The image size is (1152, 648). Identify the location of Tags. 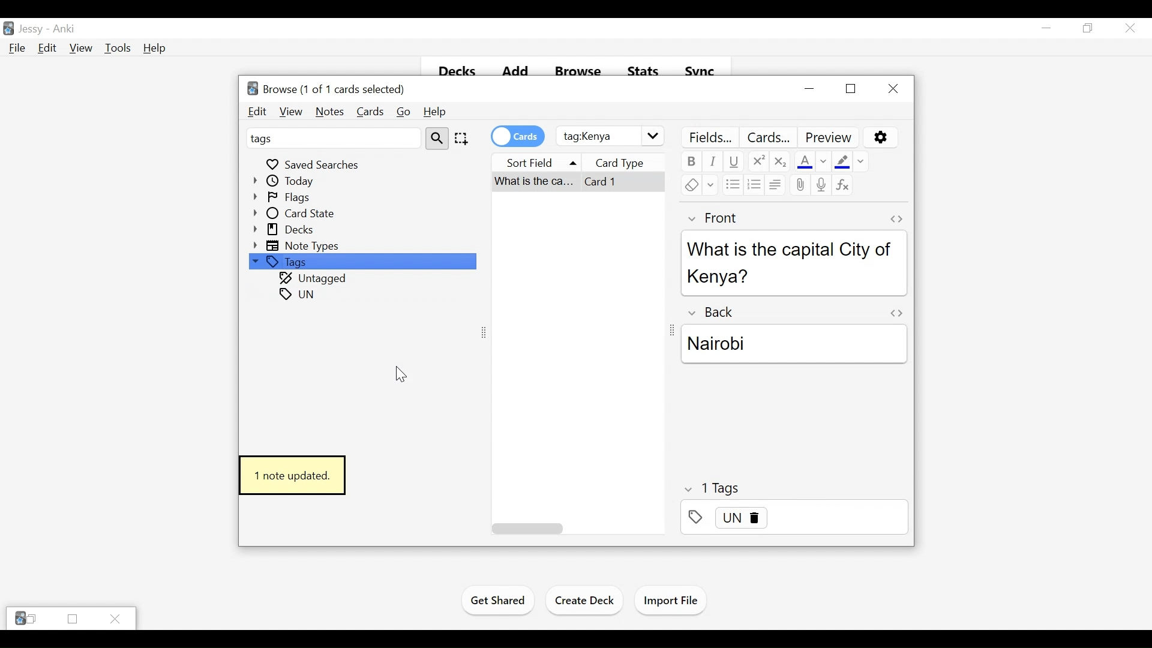
(361, 262).